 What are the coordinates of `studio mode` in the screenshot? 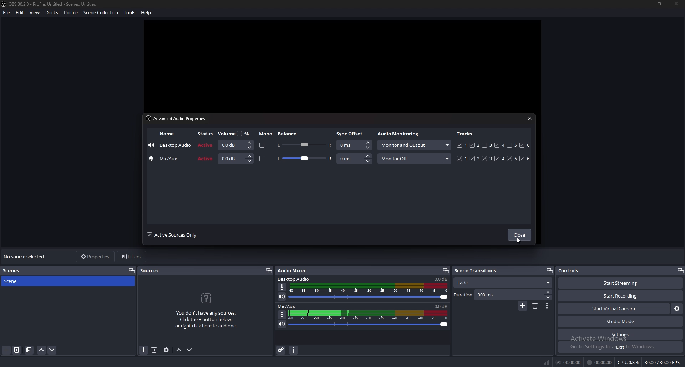 It's located at (620, 322).